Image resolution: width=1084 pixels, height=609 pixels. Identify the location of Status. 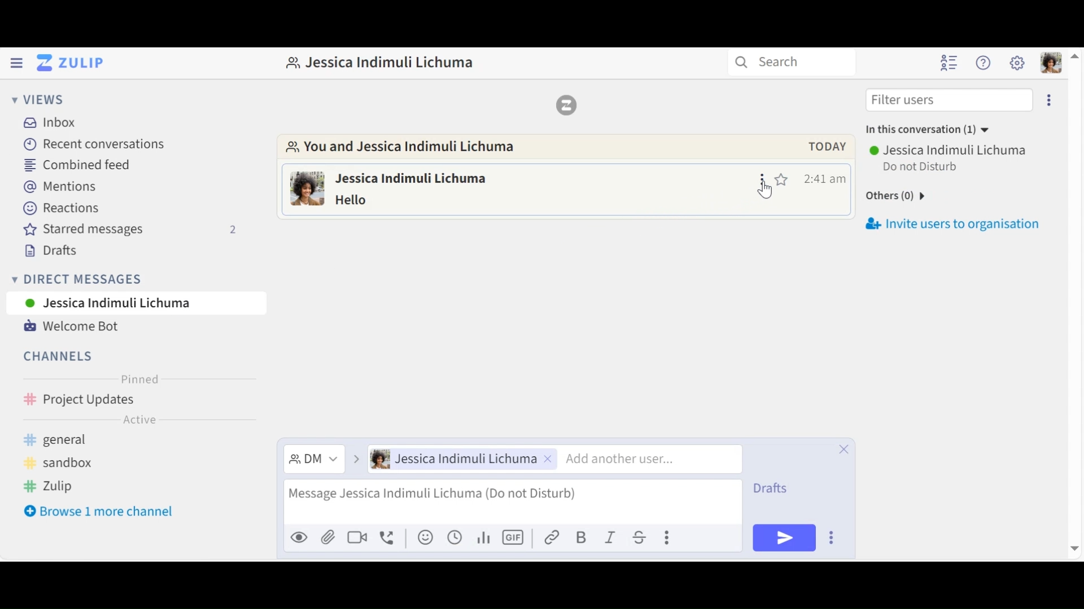
(923, 167).